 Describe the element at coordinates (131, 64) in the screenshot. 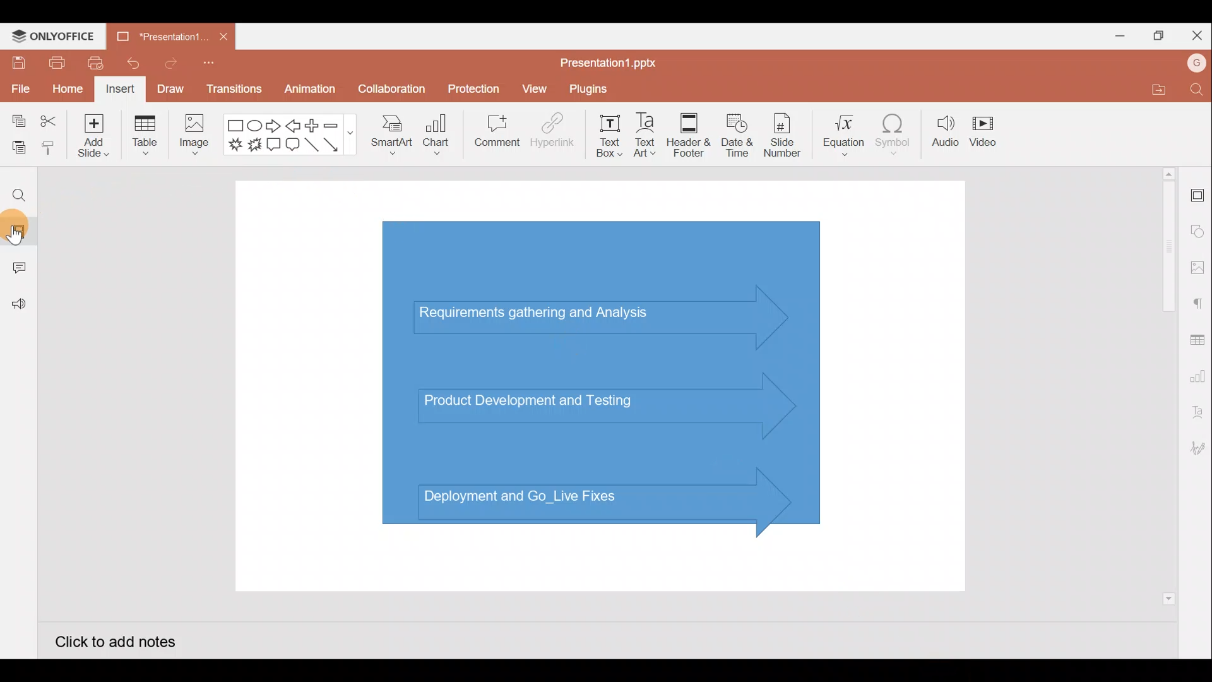

I see `Undo` at that location.